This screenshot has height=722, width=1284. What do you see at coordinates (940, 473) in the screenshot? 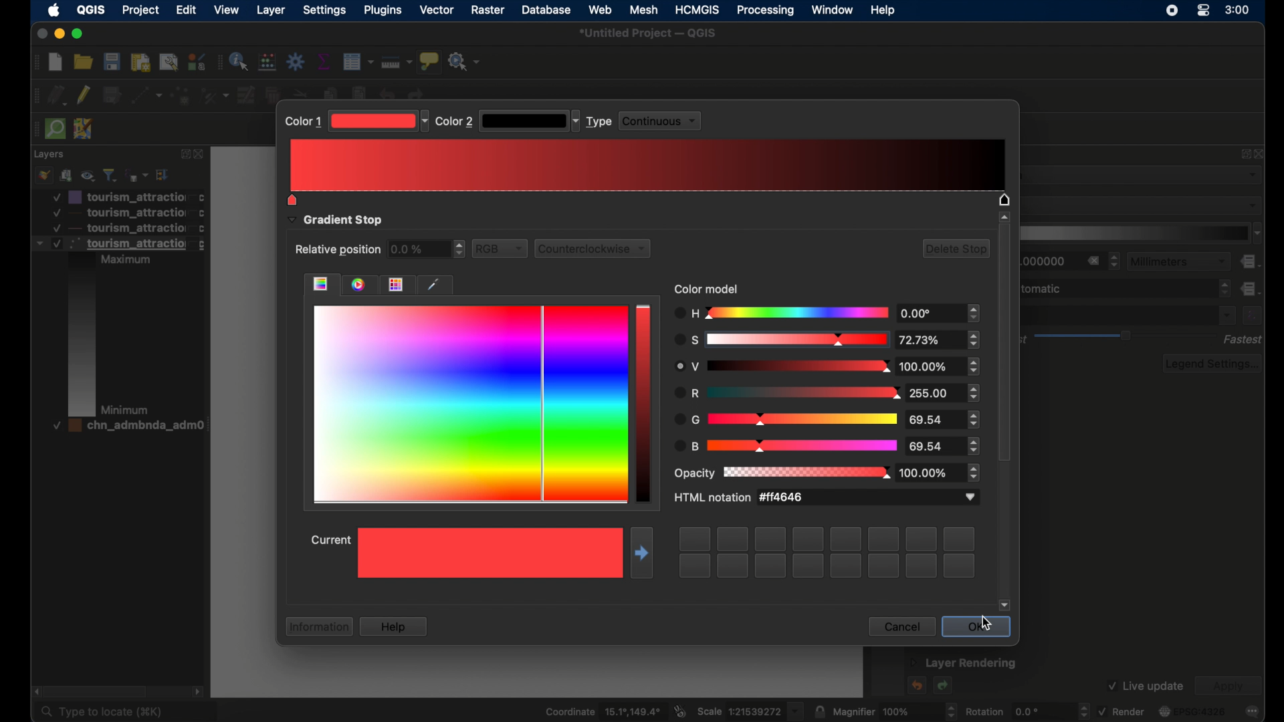
I see `100.00%` at bounding box center [940, 473].